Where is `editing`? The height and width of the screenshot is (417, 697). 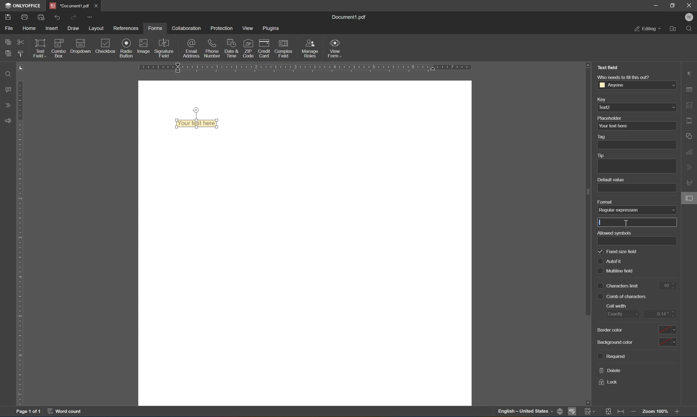
editing is located at coordinates (646, 29).